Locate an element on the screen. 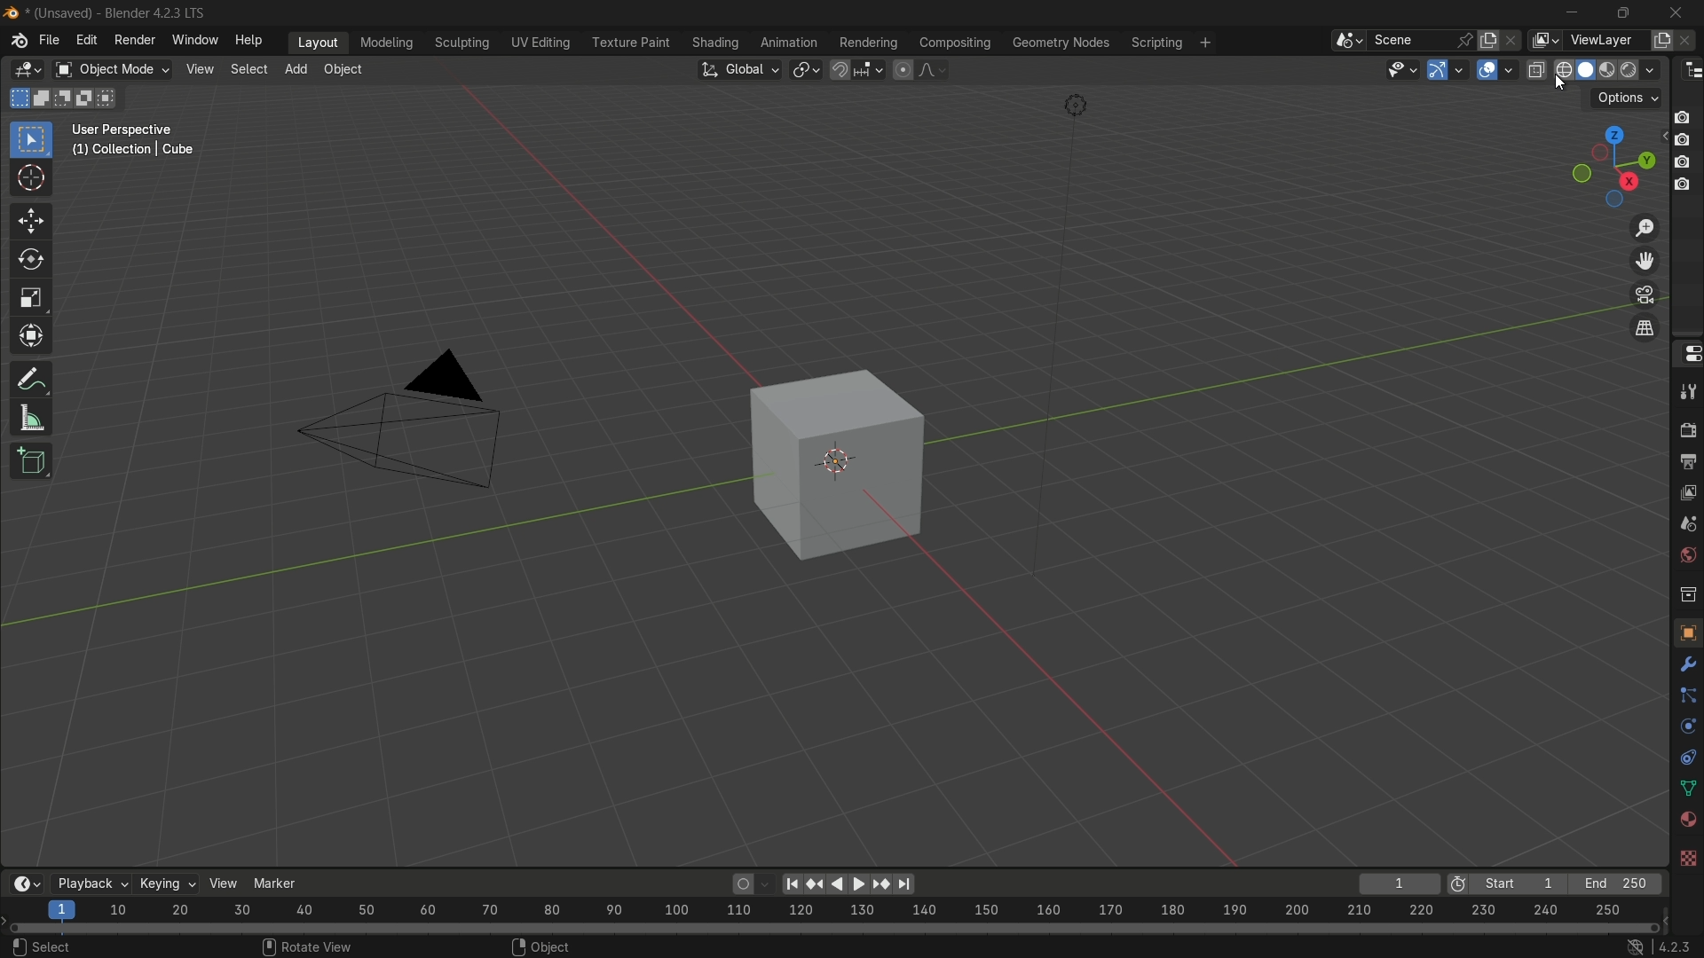 The width and height of the screenshot is (1704, 958). jump to keyframe is located at coordinates (879, 887).